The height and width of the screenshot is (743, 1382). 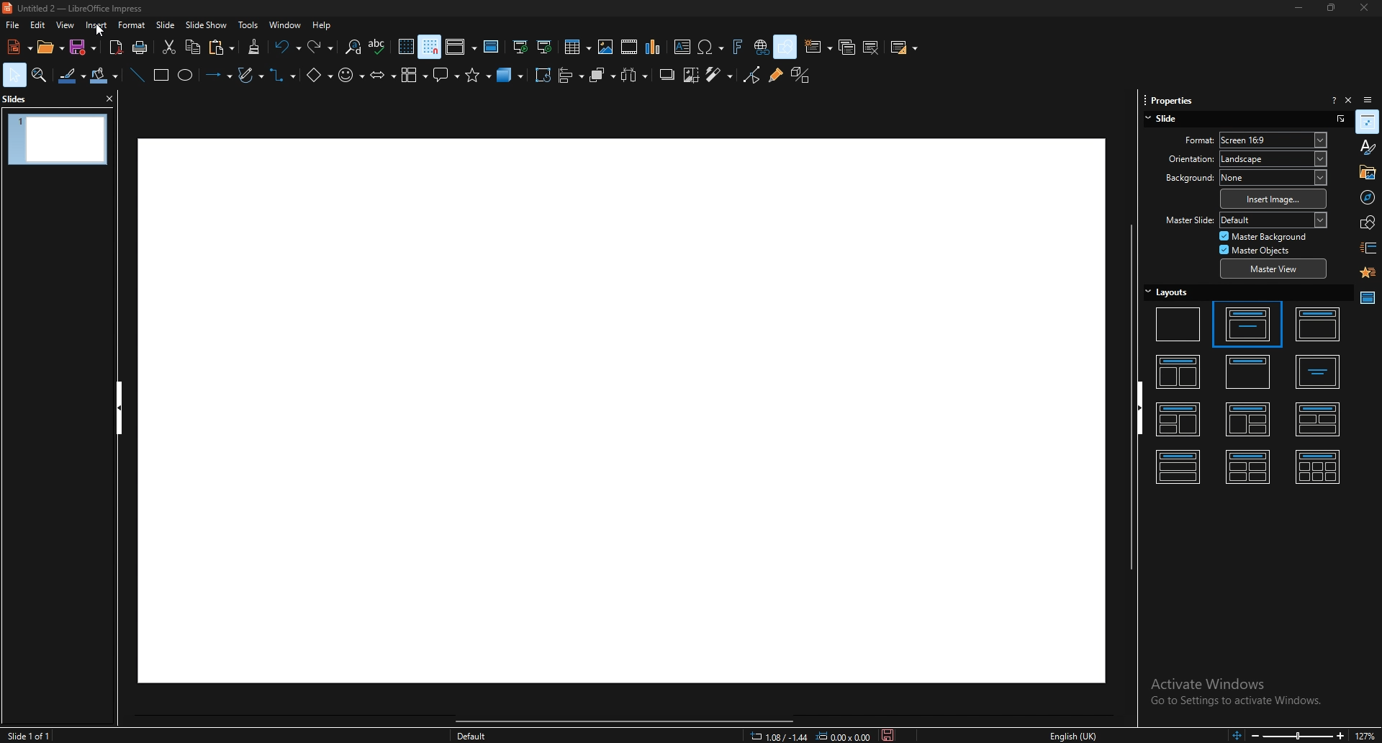 I want to click on help on sidebar settings, so click(x=1334, y=99).